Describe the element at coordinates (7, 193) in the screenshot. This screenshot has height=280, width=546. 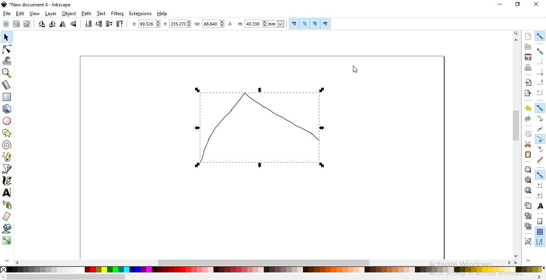
I see `create and edit text` at that location.